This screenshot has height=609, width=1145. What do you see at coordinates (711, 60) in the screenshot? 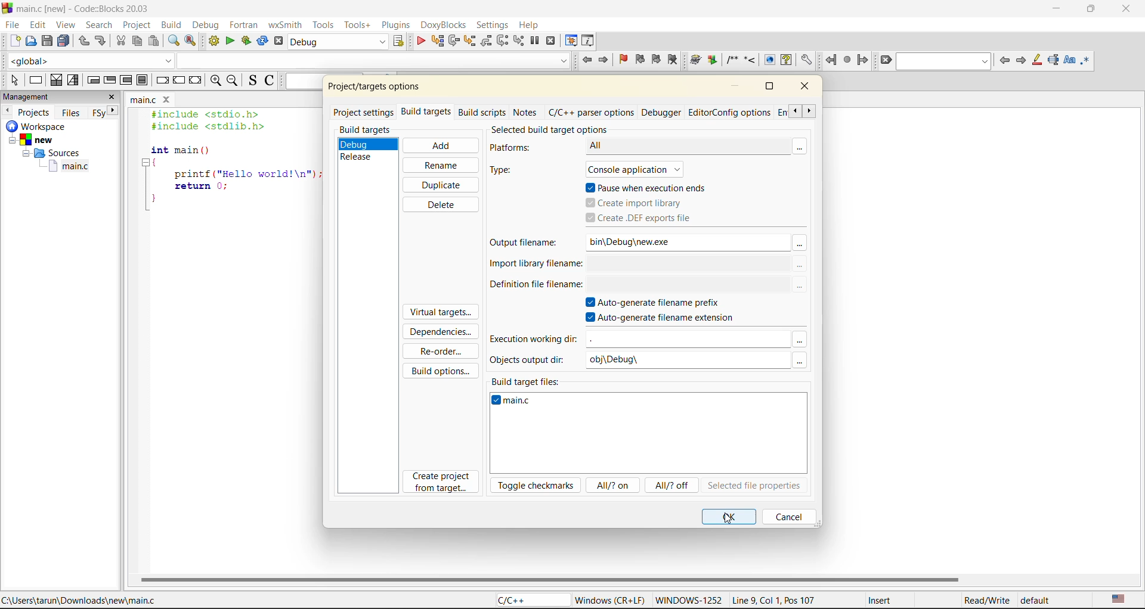
I see `Extract documentation for the current project` at bounding box center [711, 60].